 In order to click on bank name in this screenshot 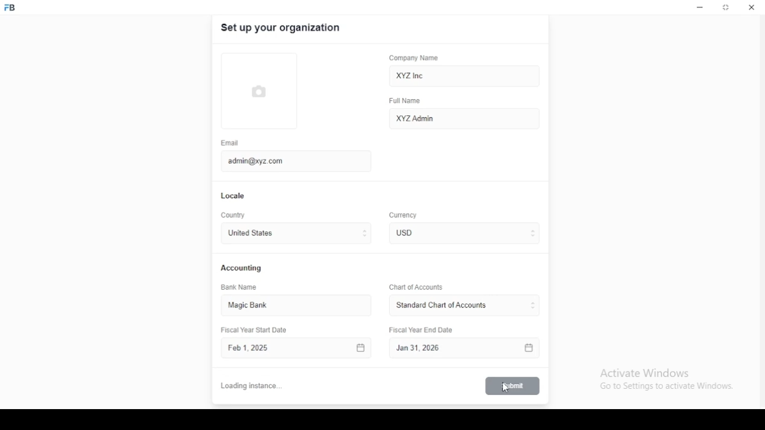, I will do `click(240, 287)`.